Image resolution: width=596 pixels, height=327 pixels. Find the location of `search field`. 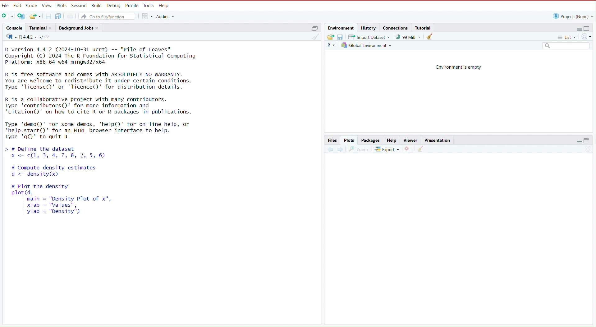

search field is located at coordinates (567, 46).